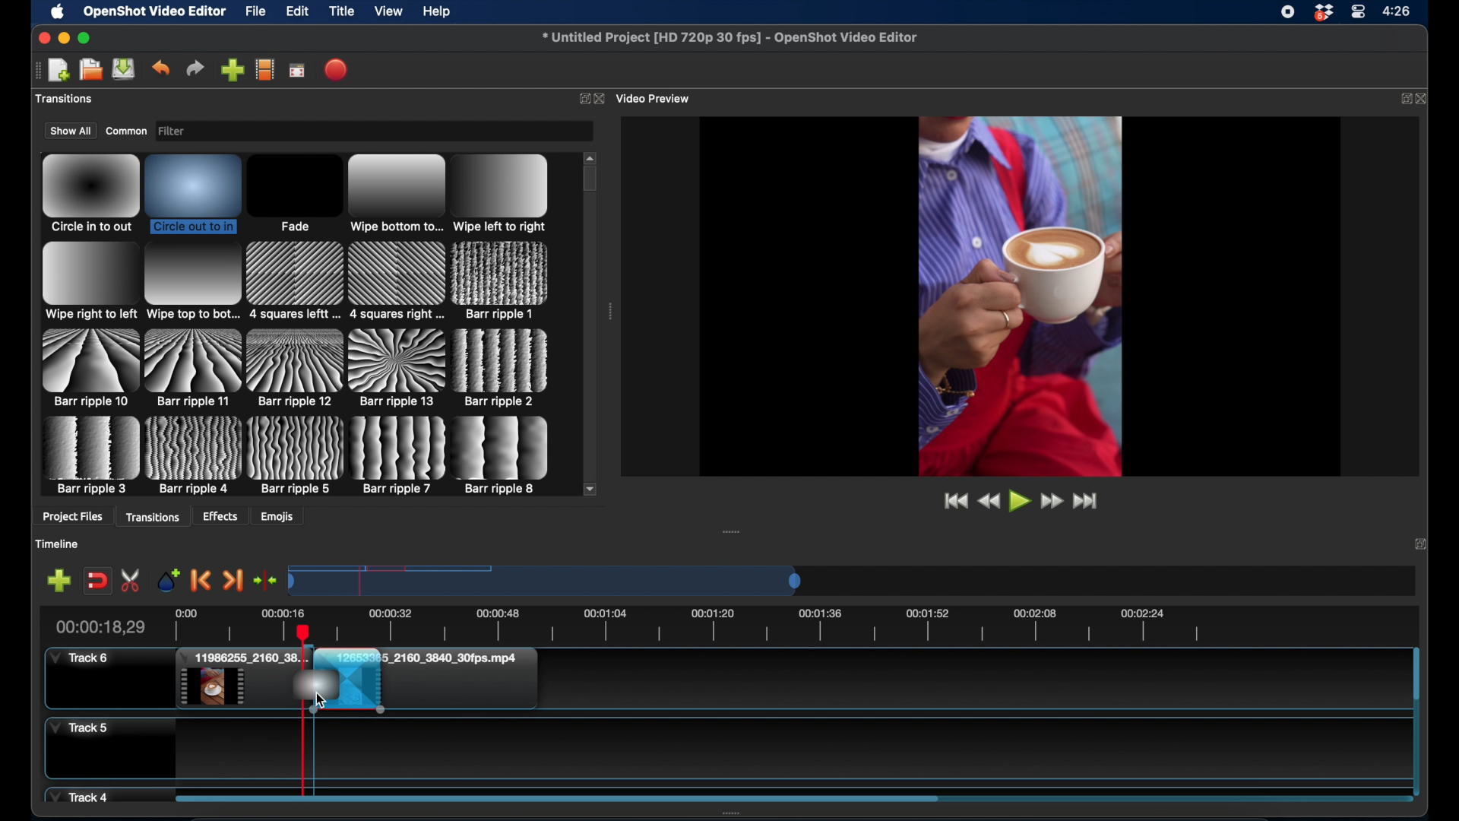  Describe the element at coordinates (501, 281) in the screenshot. I see `transition` at that location.